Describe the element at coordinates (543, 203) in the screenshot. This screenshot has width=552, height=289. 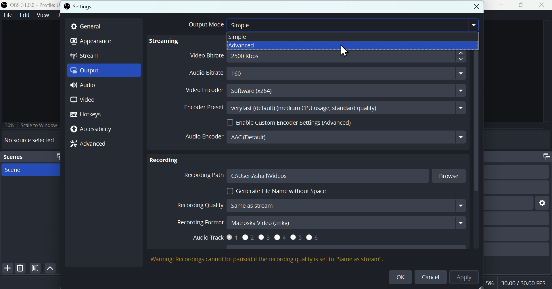
I see `settings` at that location.